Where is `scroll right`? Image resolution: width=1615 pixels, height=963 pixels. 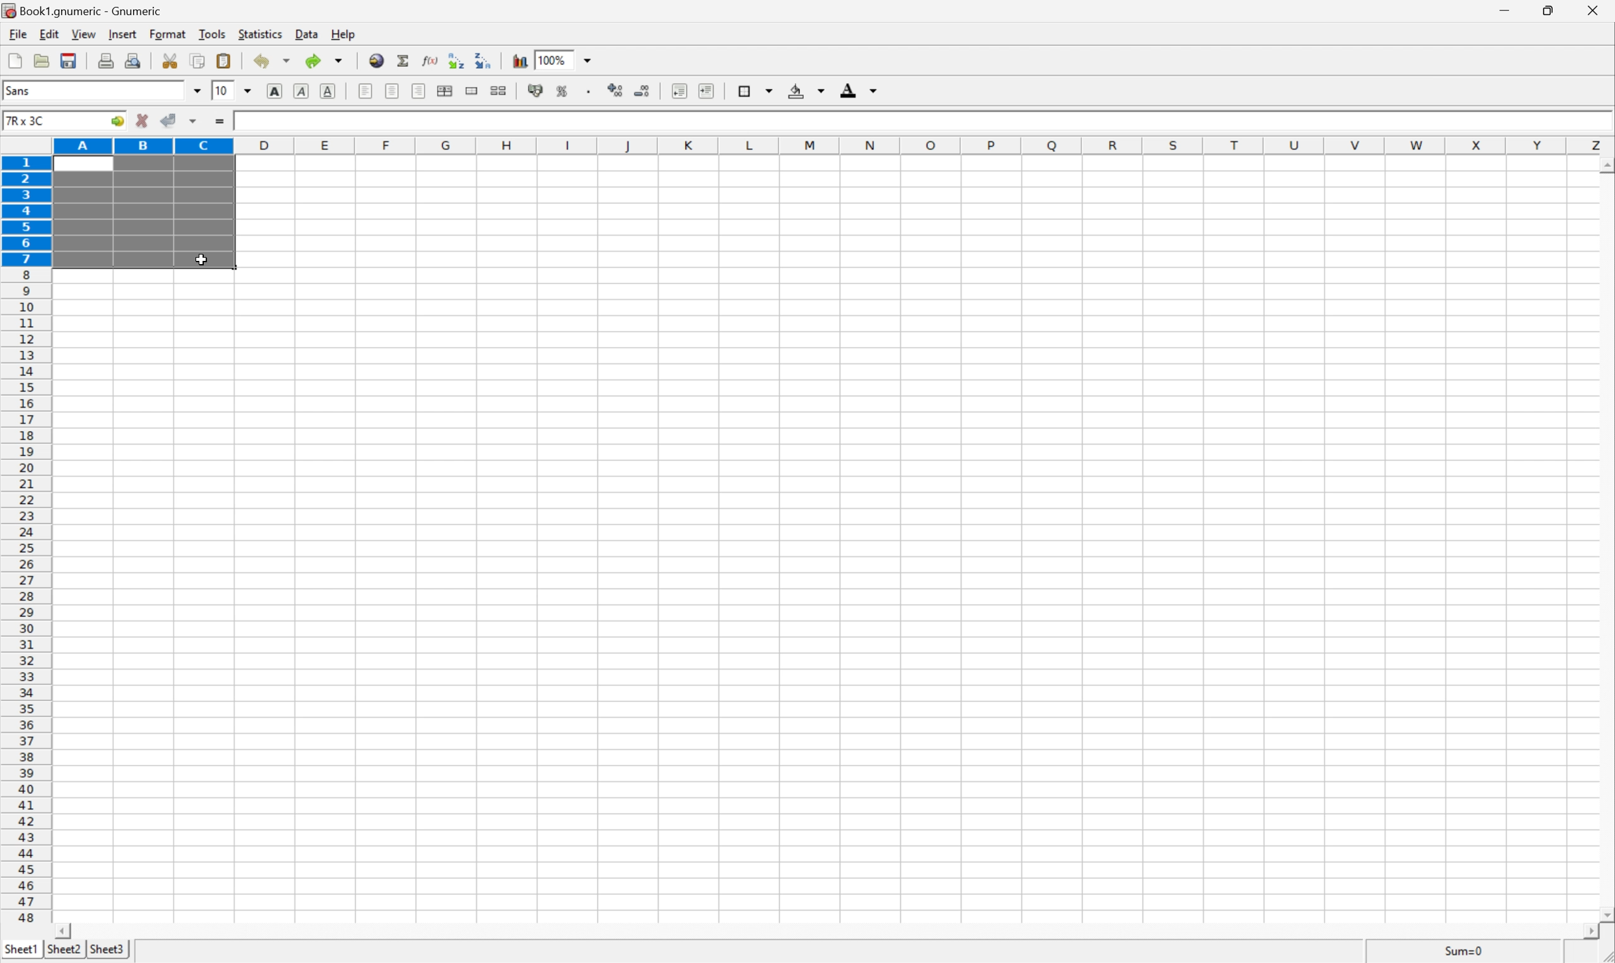 scroll right is located at coordinates (1594, 938).